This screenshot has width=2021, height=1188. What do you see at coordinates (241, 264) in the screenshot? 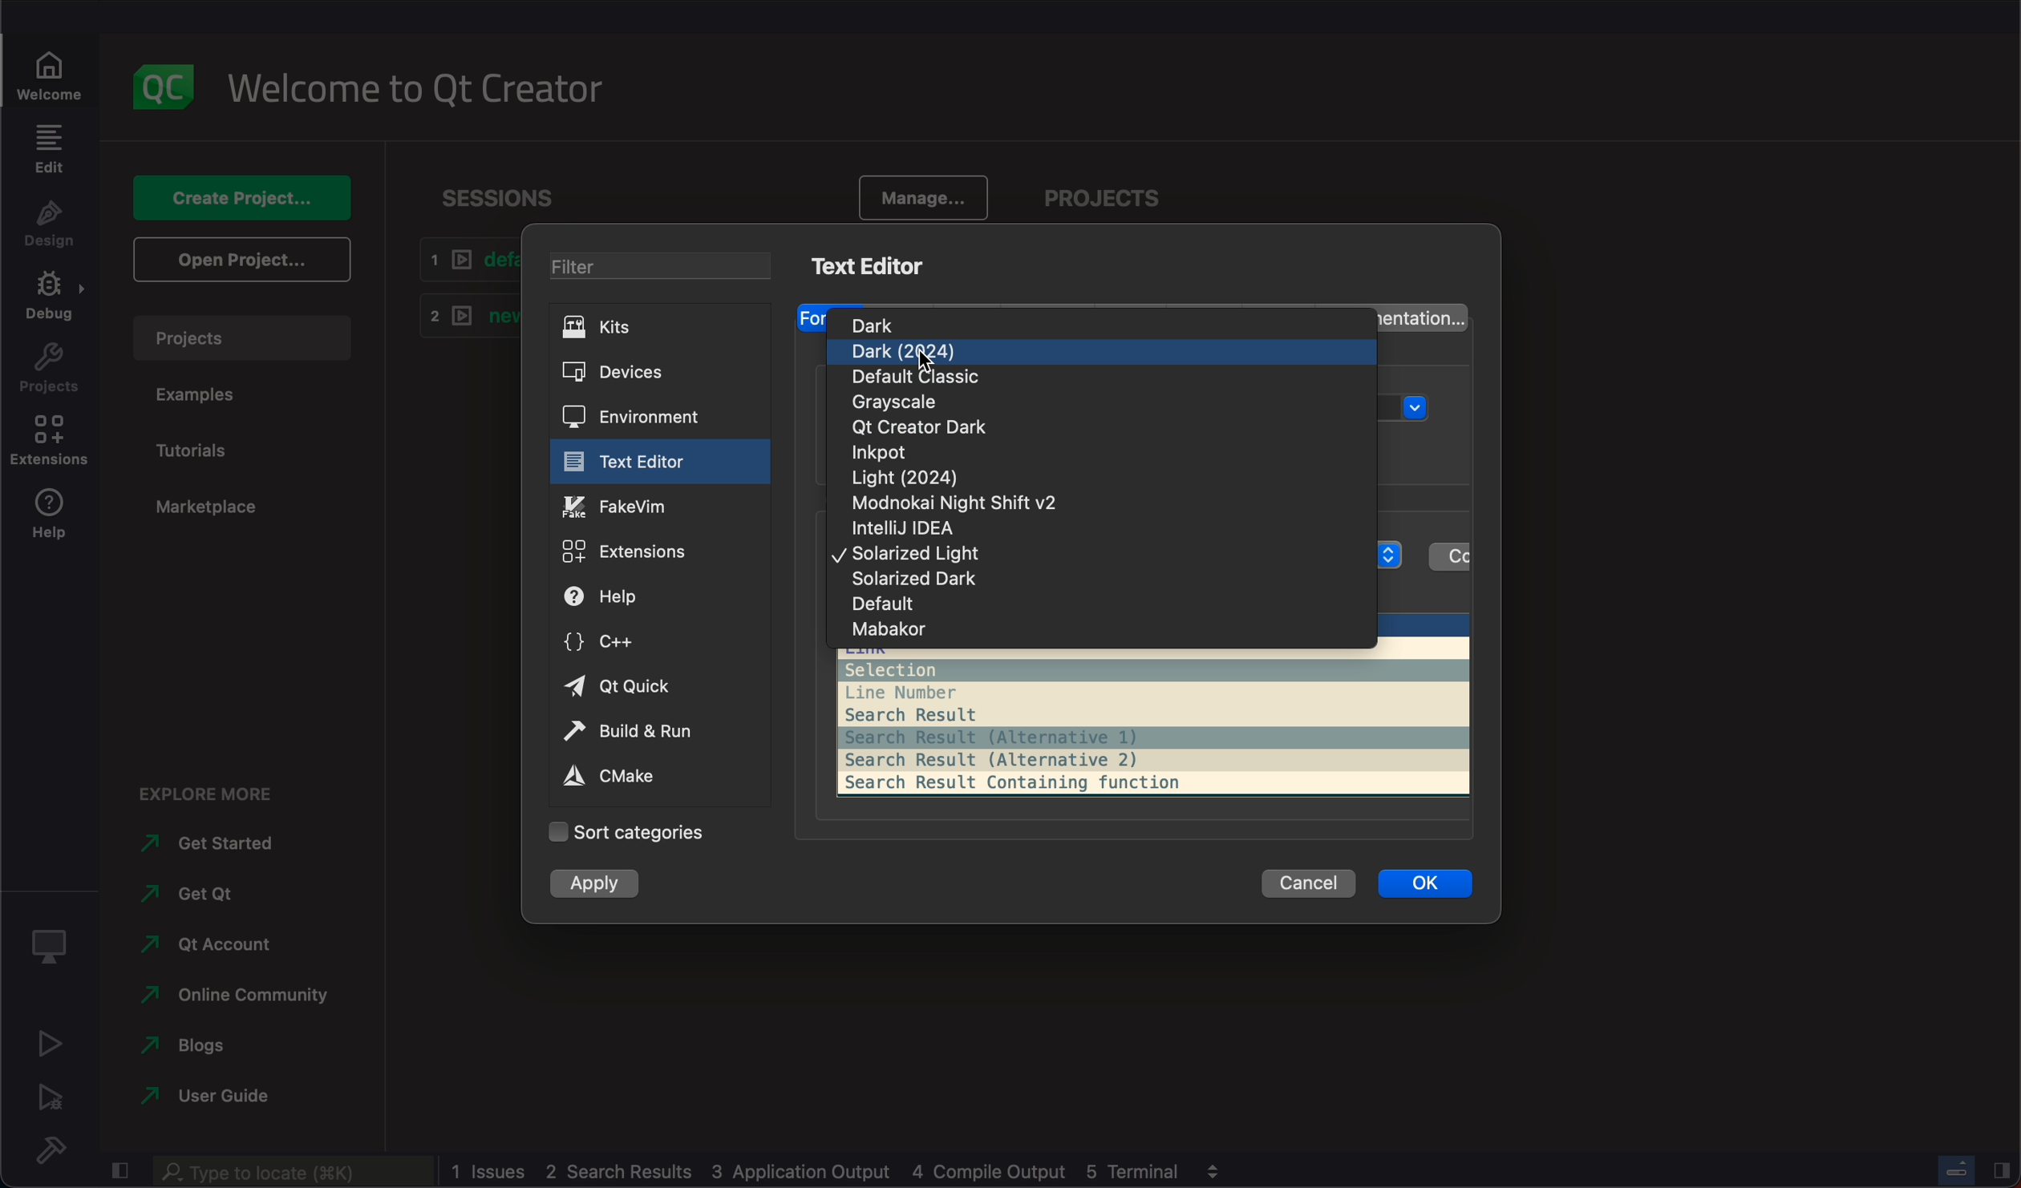
I see `open ` at bounding box center [241, 264].